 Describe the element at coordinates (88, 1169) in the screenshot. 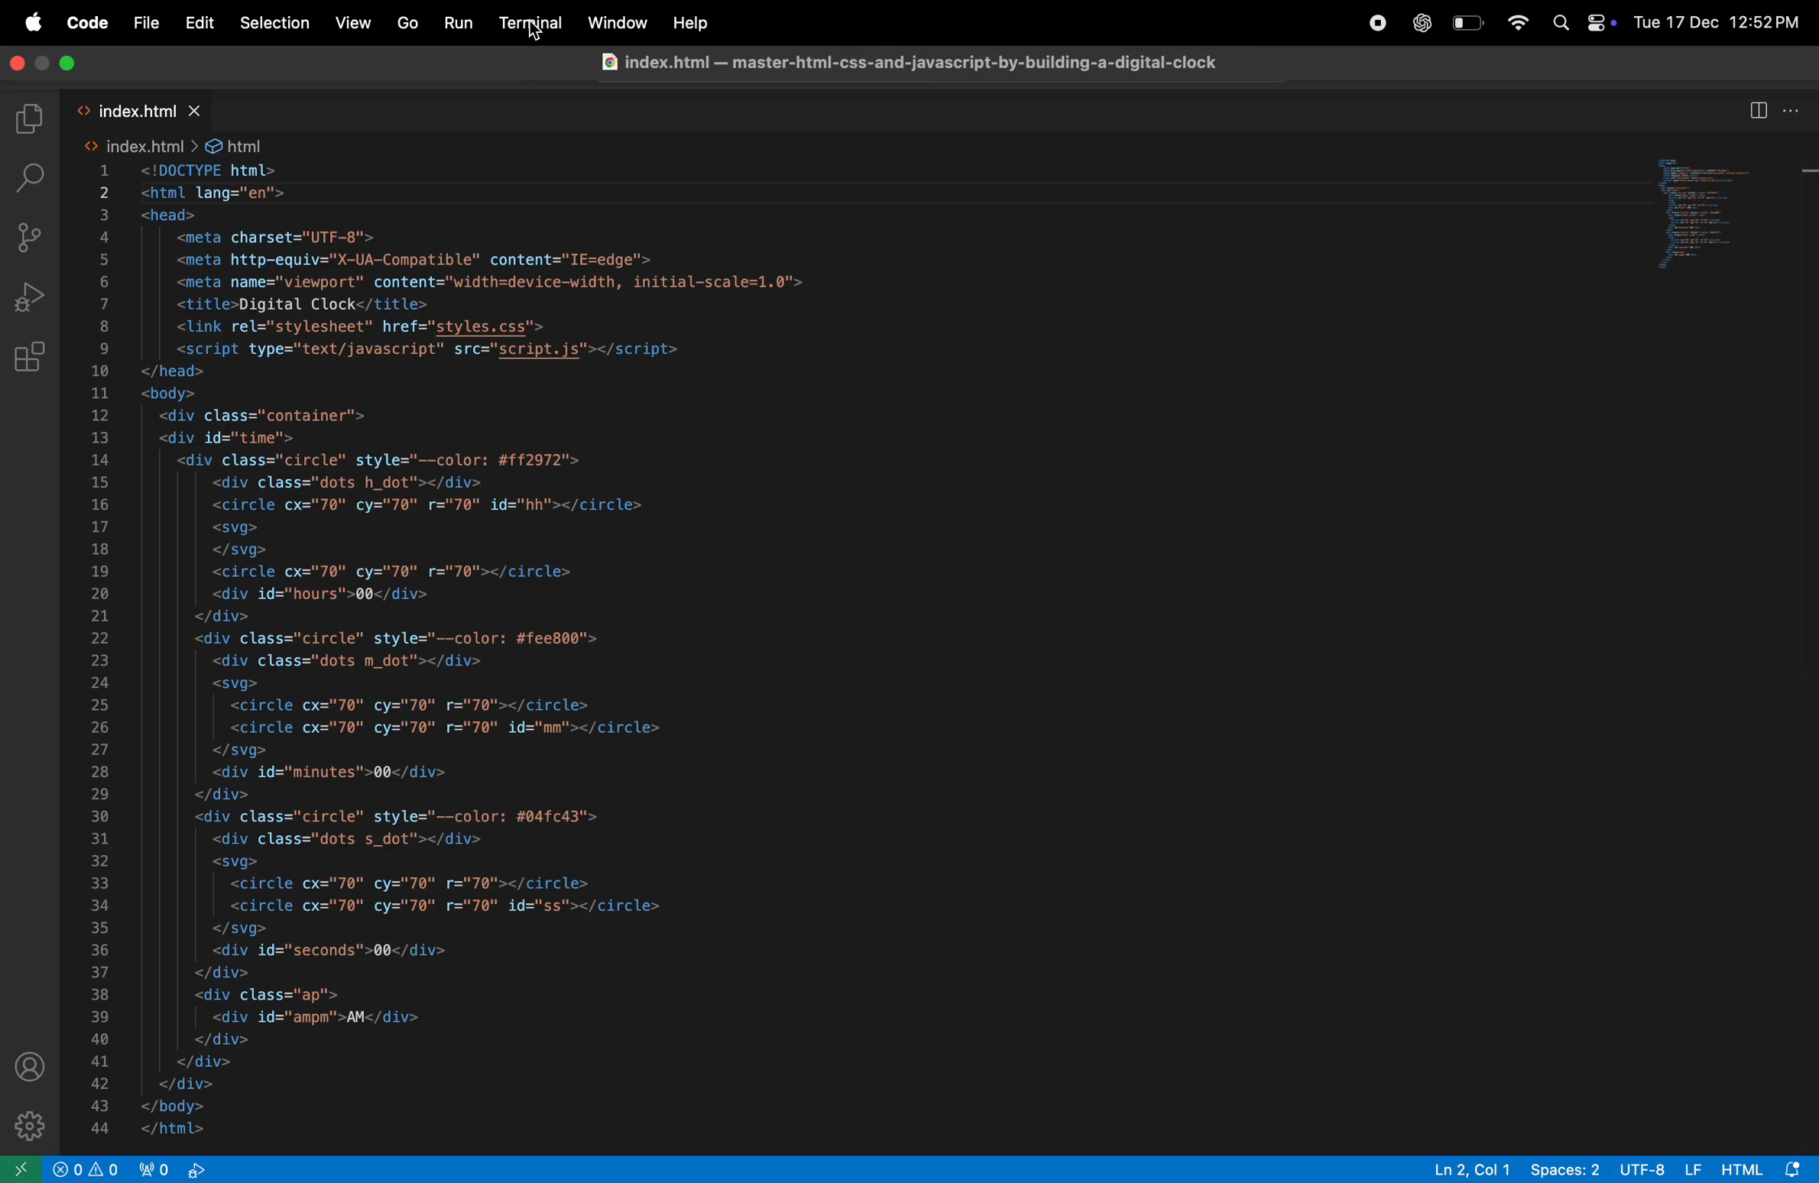

I see `no problems` at that location.